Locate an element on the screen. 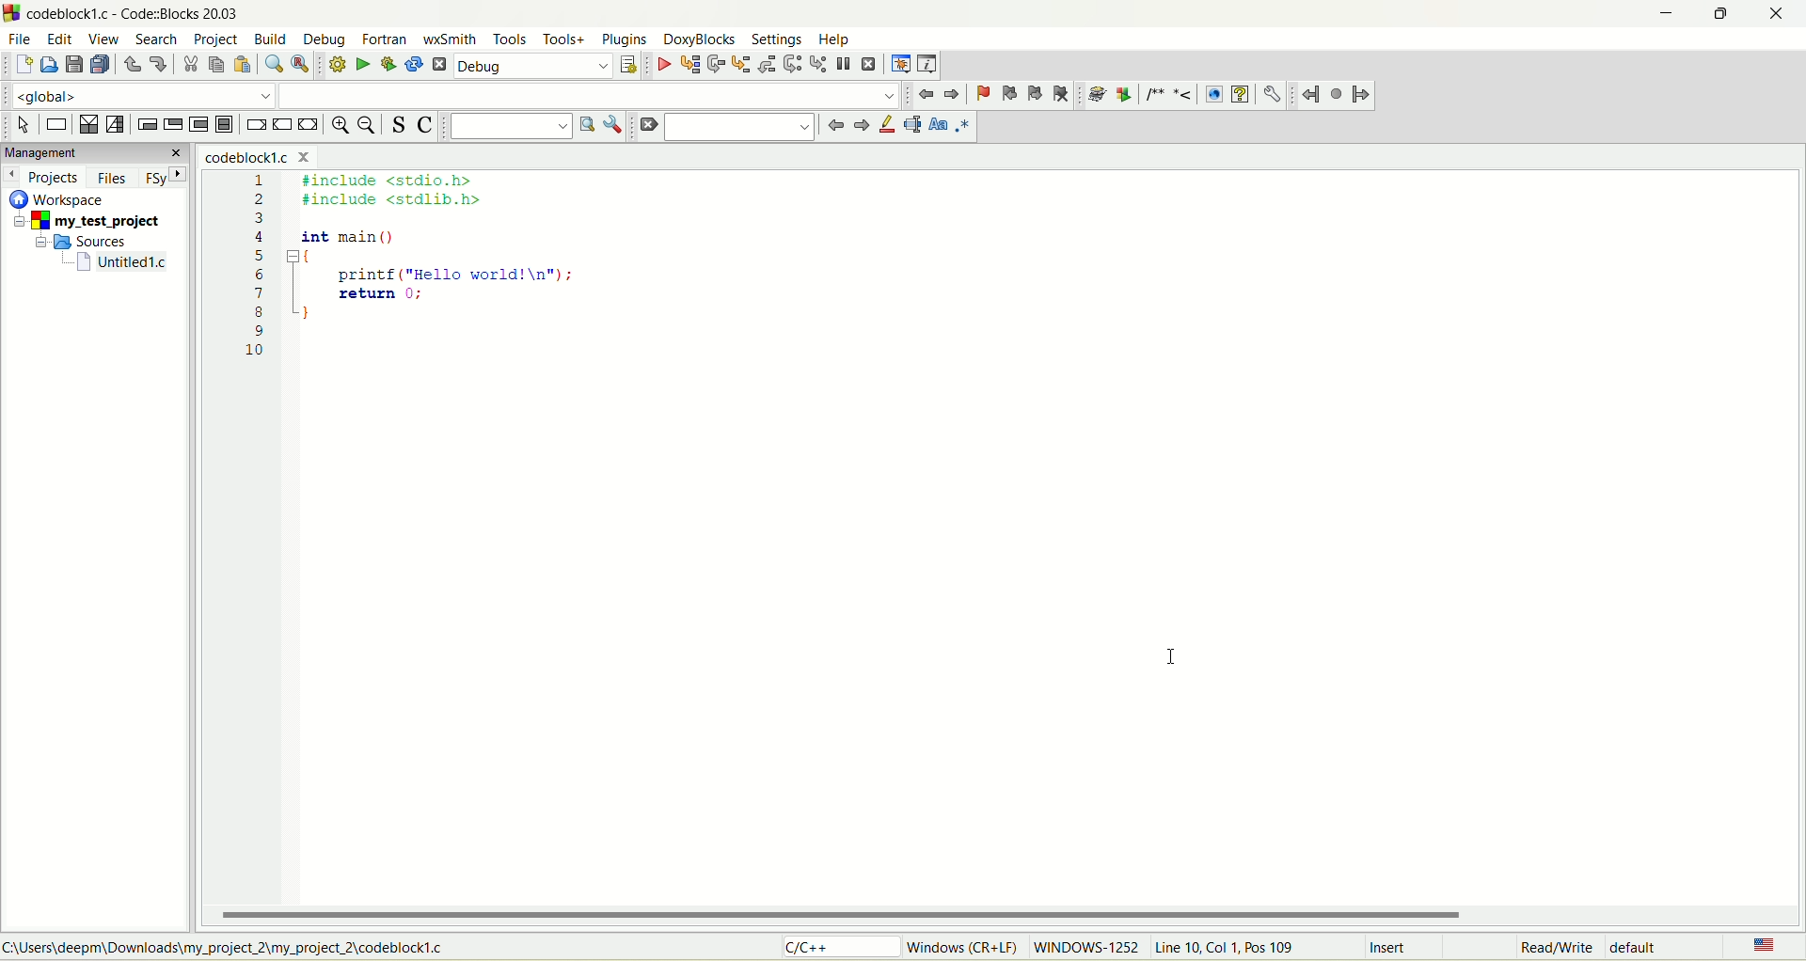 The width and height of the screenshot is (1806, 961). projects is located at coordinates (44, 177).